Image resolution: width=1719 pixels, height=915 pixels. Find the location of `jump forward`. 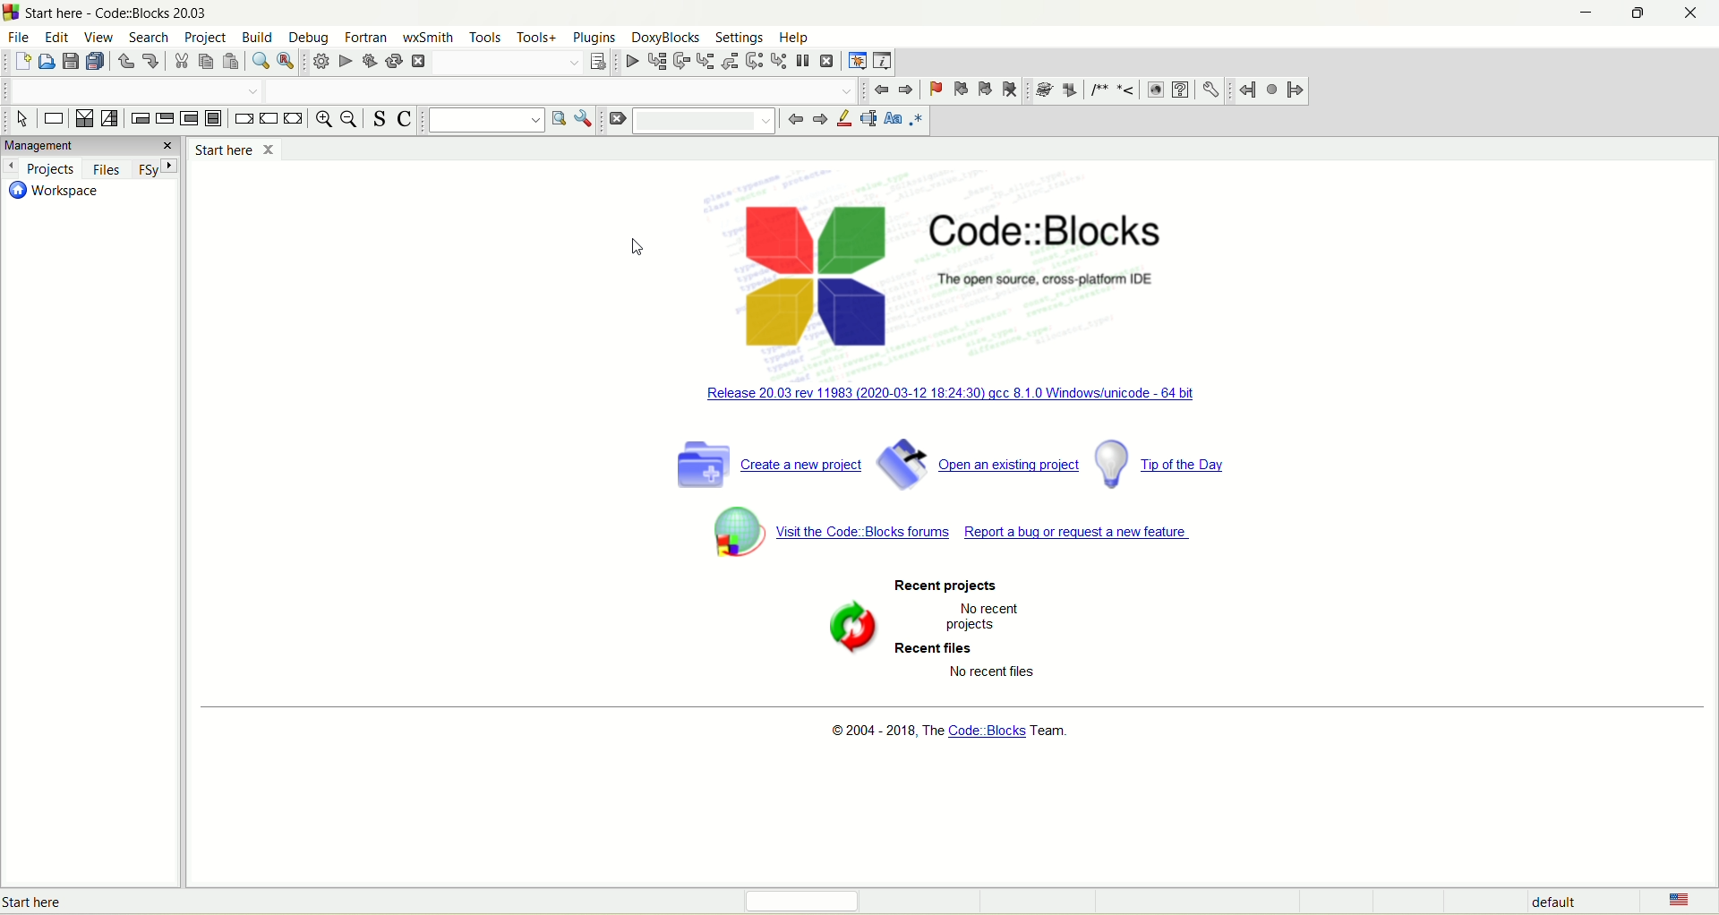

jump forward is located at coordinates (1297, 90).